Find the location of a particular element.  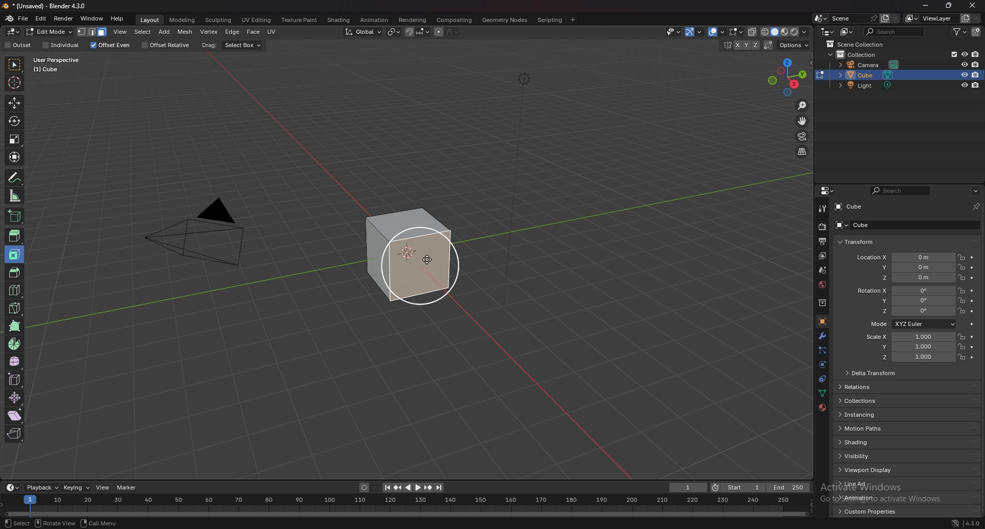

current frame is located at coordinates (688, 487).